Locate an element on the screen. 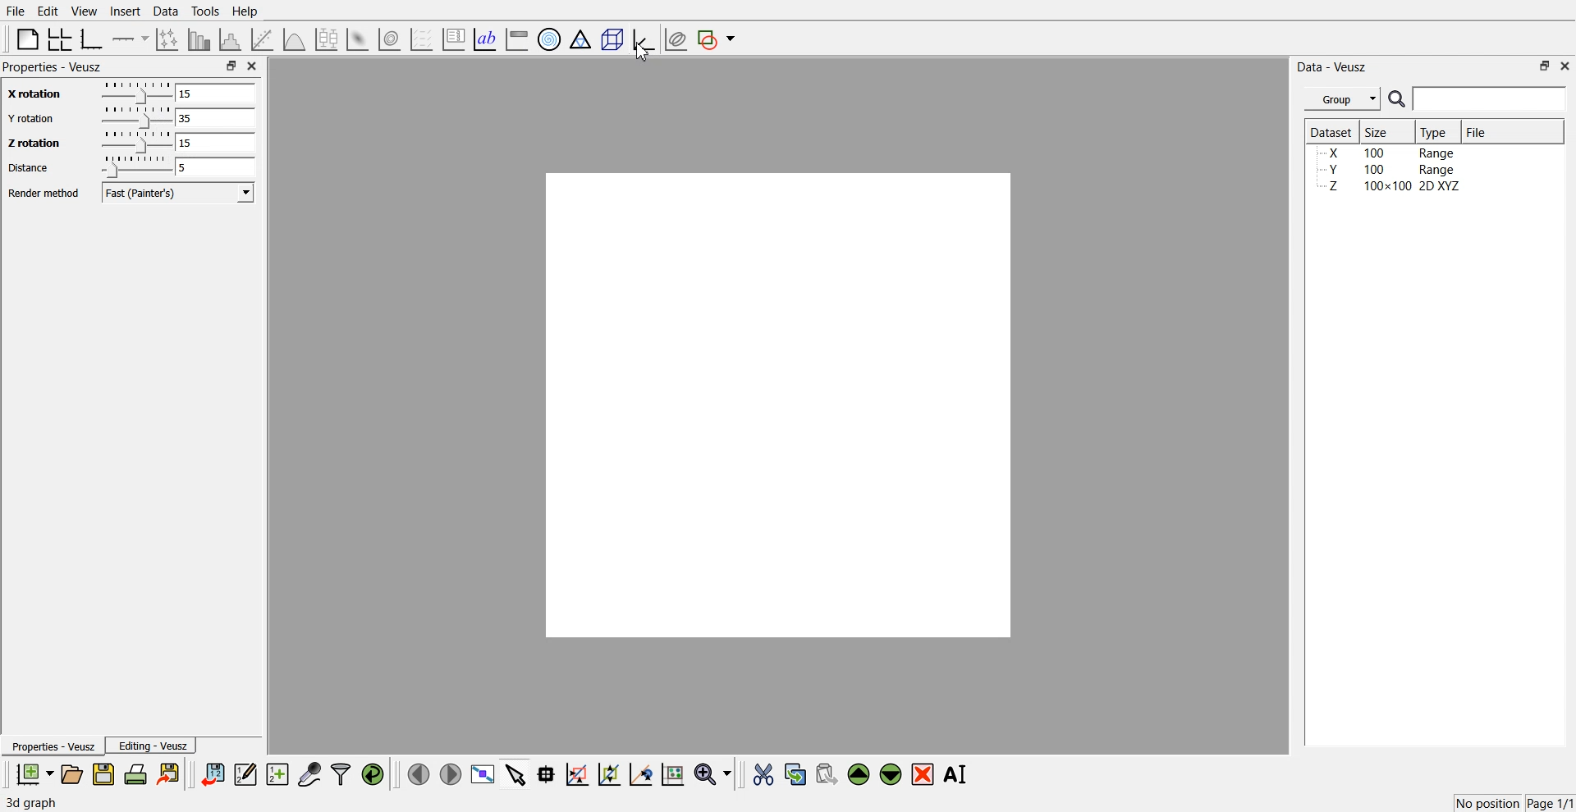 The image size is (1576, 812). New document is located at coordinates (34, 773).